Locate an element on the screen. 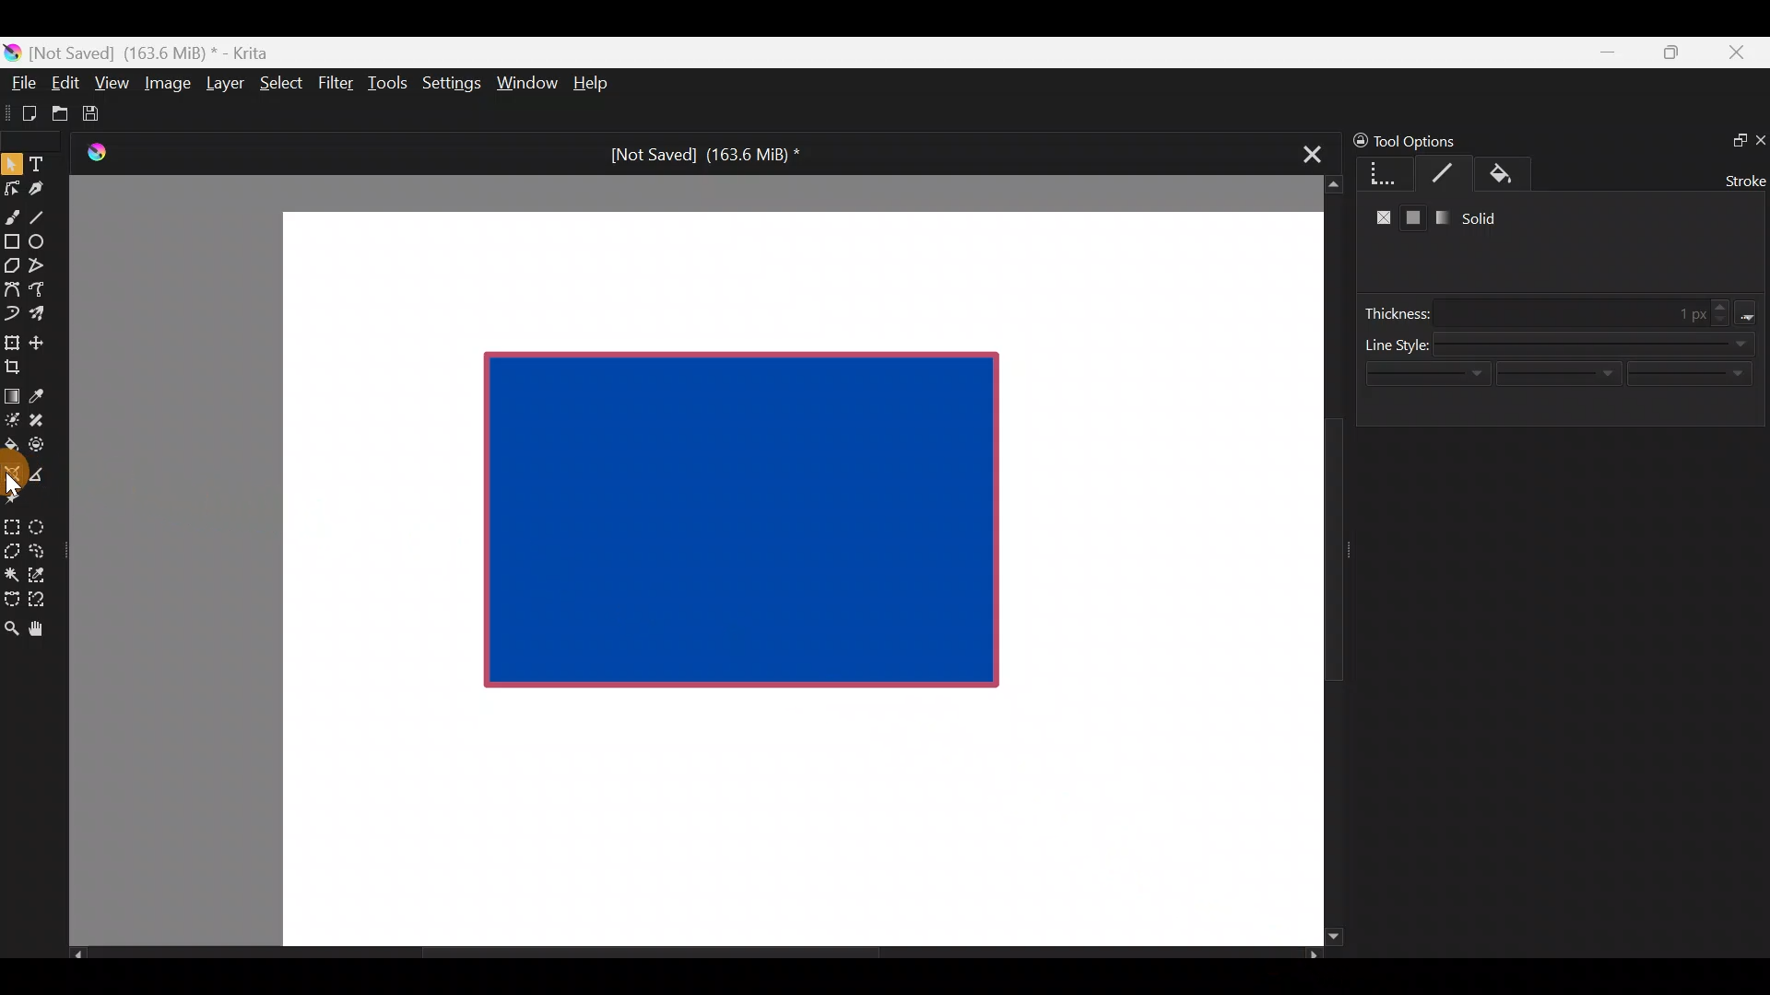 This screenshot has height=995, width=1770. Minimize is located at coordinates (1609, 53).